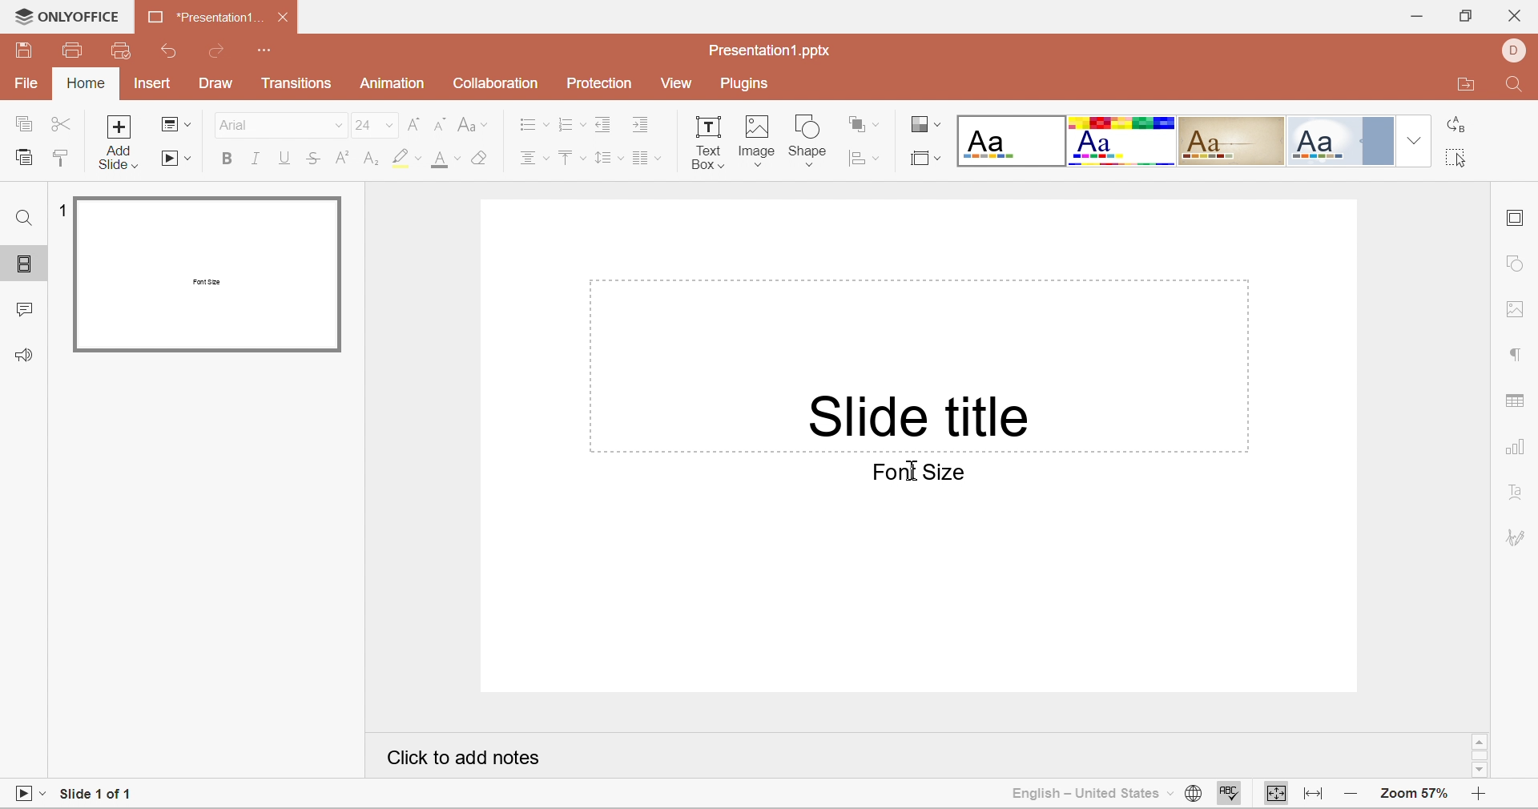  What do you see at coordinates (369, 160) in the screenshot?
I see `Subscript` at bounding box center [369, 160].